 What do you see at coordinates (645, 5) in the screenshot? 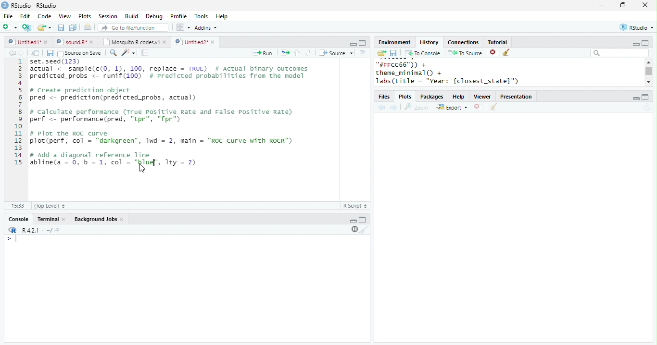
I see `close` at bounding box center [645, 5].